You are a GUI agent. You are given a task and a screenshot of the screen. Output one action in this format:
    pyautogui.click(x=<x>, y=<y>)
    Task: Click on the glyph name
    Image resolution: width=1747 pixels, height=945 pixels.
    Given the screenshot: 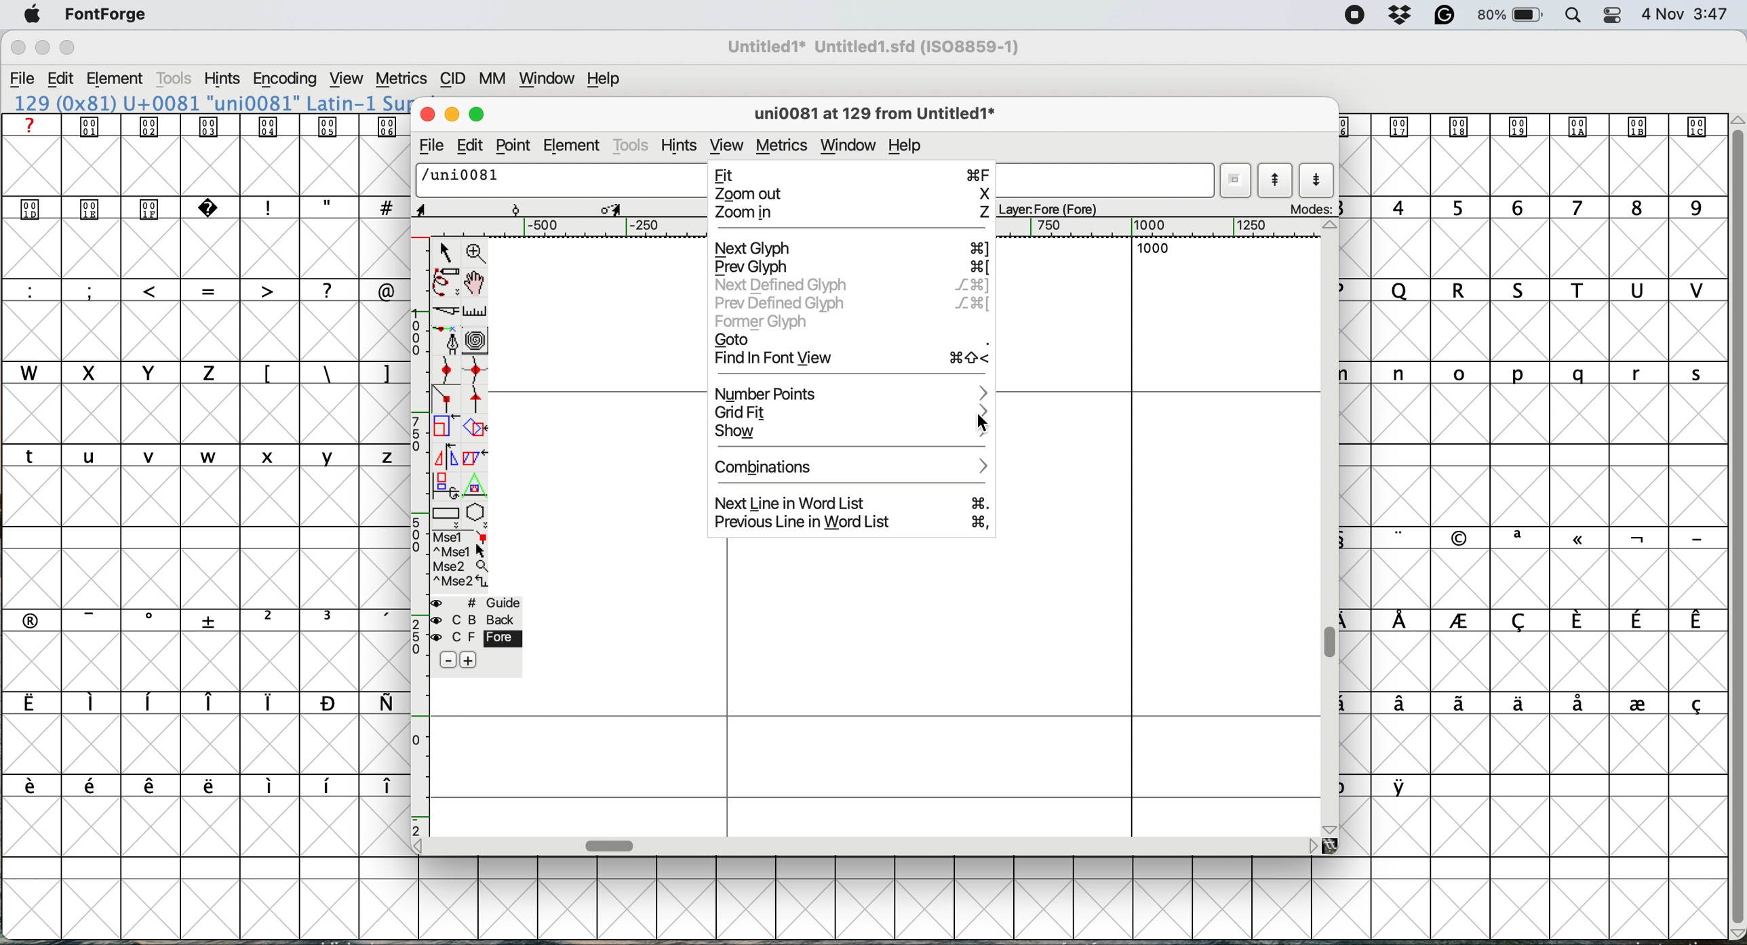 What is the action you would take?
    pyautogui.click(x=869, y=115)
    